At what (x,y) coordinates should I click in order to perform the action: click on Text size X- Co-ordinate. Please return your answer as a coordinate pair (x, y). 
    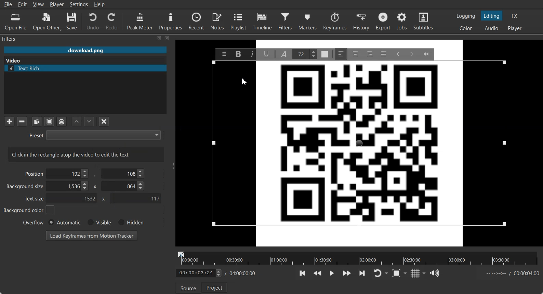
    Looking at the image, I should click on (73, 199).